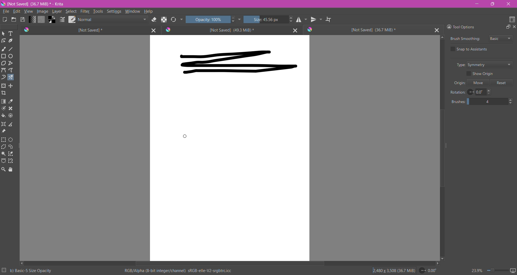 This screenshot has height=275, width=517. I want to click on View, so click(28, 12).